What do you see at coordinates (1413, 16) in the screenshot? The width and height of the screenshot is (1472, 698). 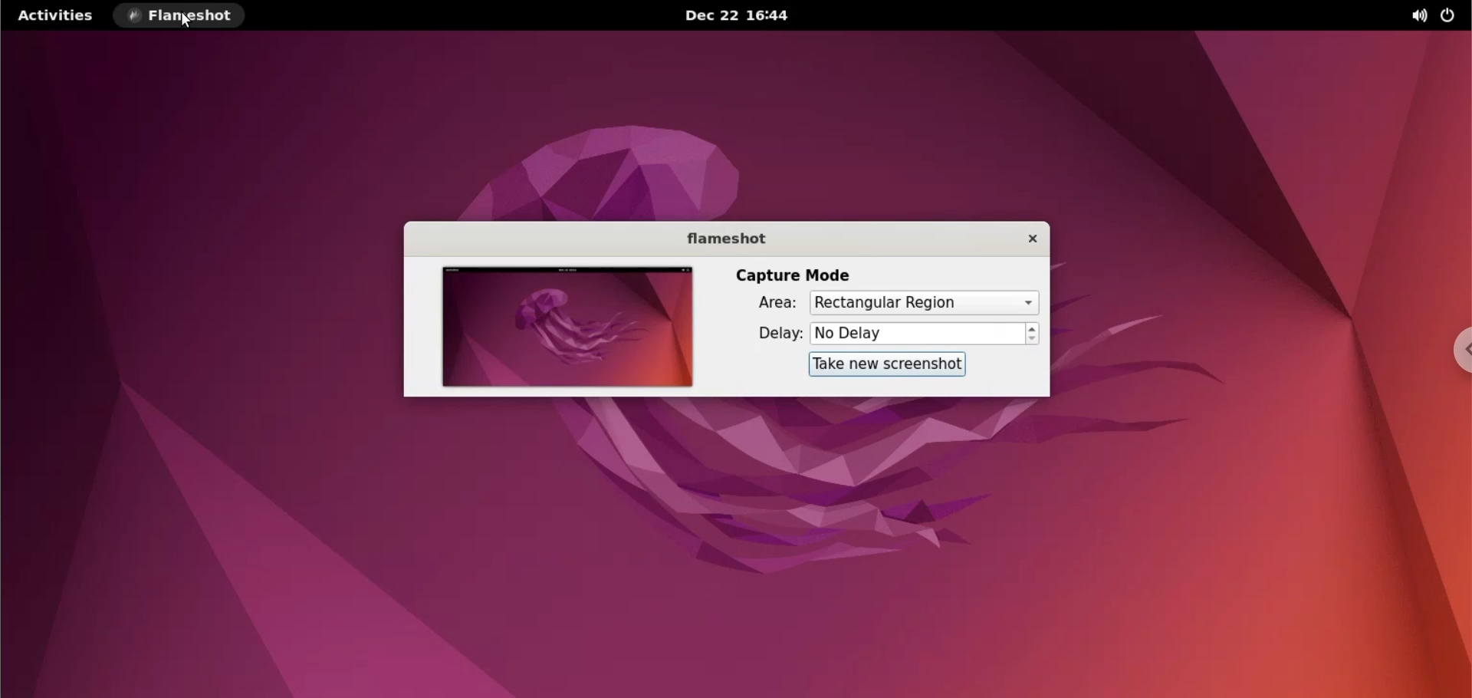 I see `sound options` at bounding box center [1413, 16].